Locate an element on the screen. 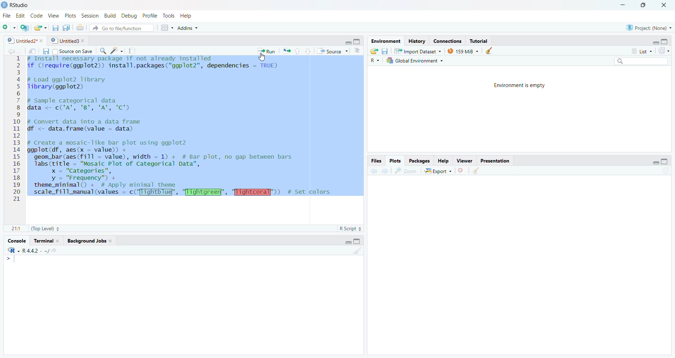  New file is located at coordinates (8, 28).